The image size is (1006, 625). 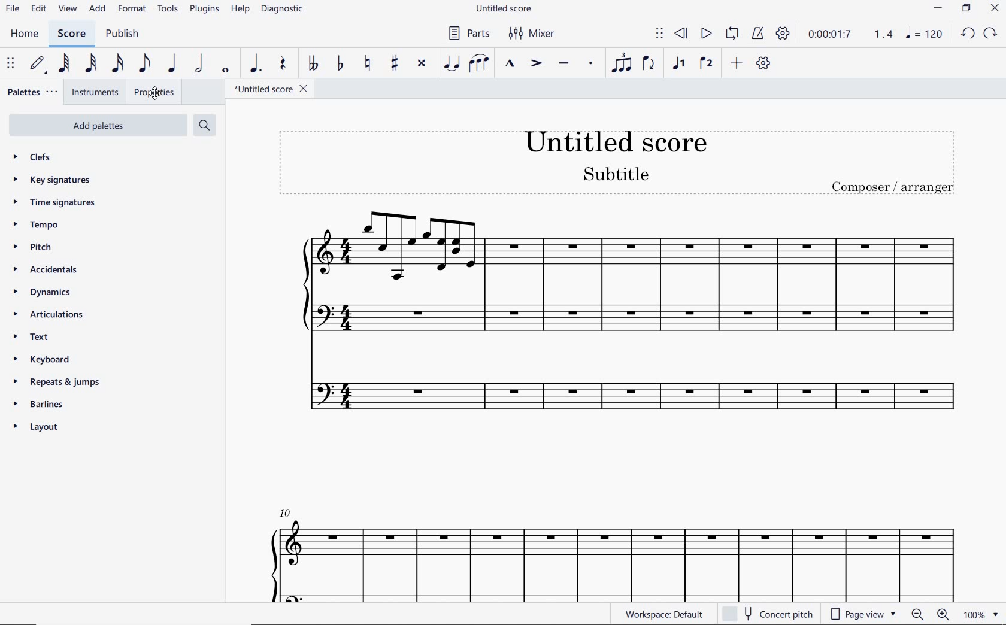 I want to click on TOGGLE DOUBLE-FLAT, so click(x=313, y=63).